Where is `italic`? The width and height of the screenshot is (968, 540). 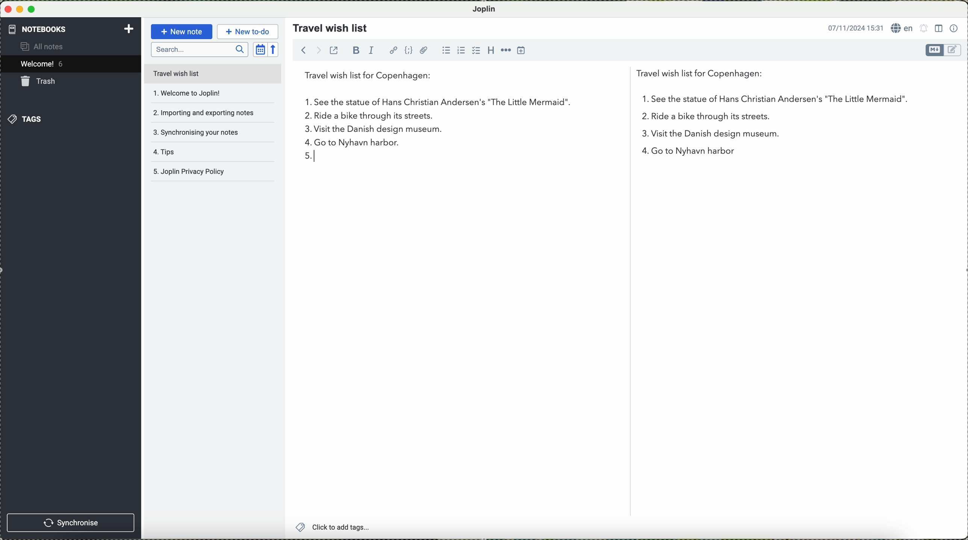 italic is located at coordinates (374, 51).